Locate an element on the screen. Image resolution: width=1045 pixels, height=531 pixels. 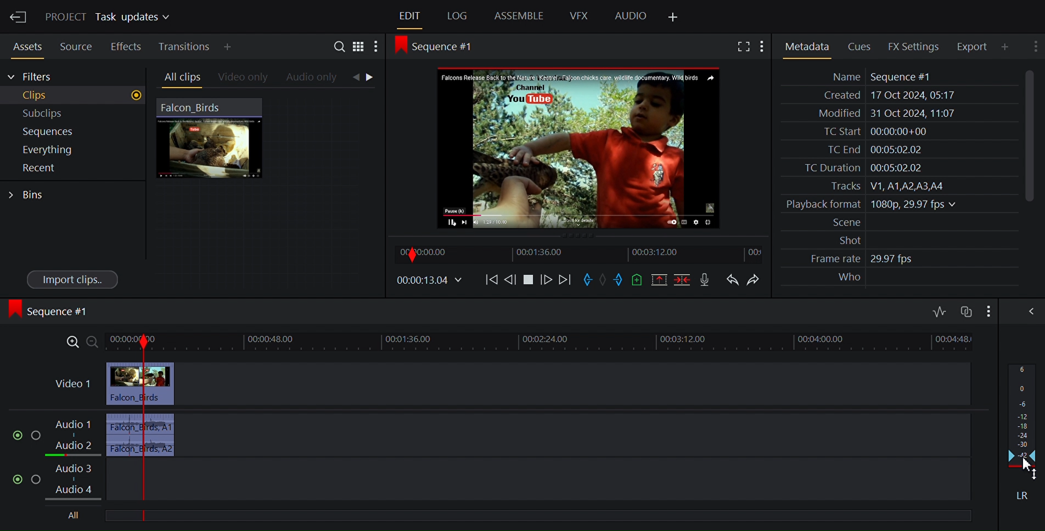
Toggle audio editing levels is located at coordinates (939, 310).